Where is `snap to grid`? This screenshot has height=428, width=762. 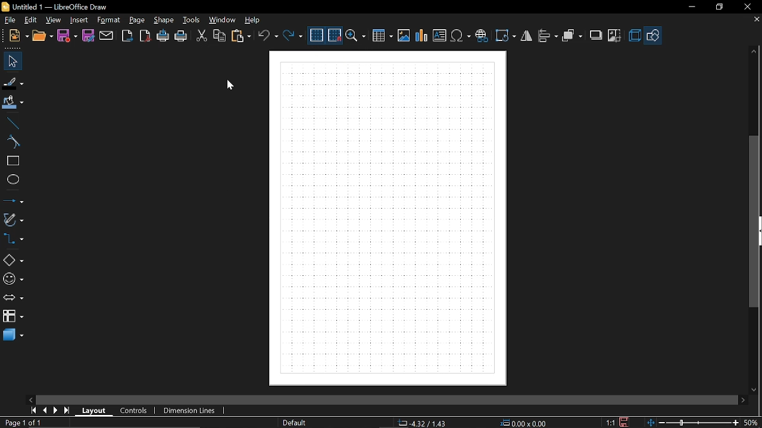
snap to grid is located at coordinates (335, 36).